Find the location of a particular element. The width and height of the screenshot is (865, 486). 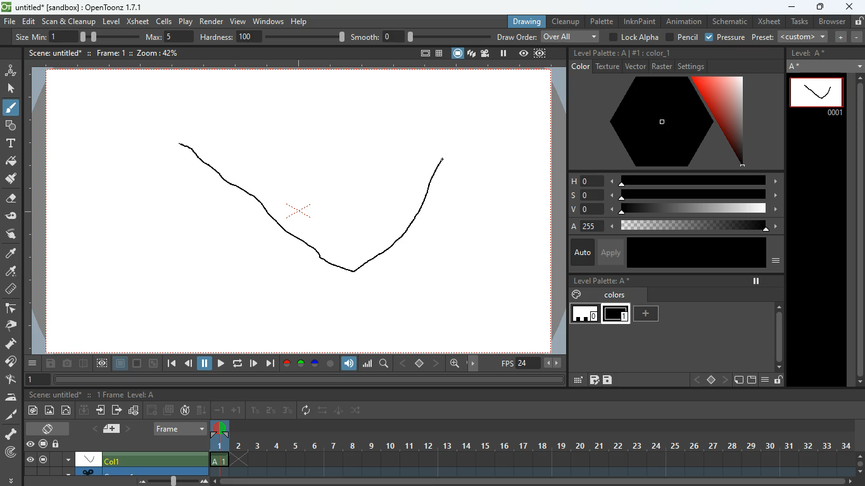

right is located at coordinates (724, 380).